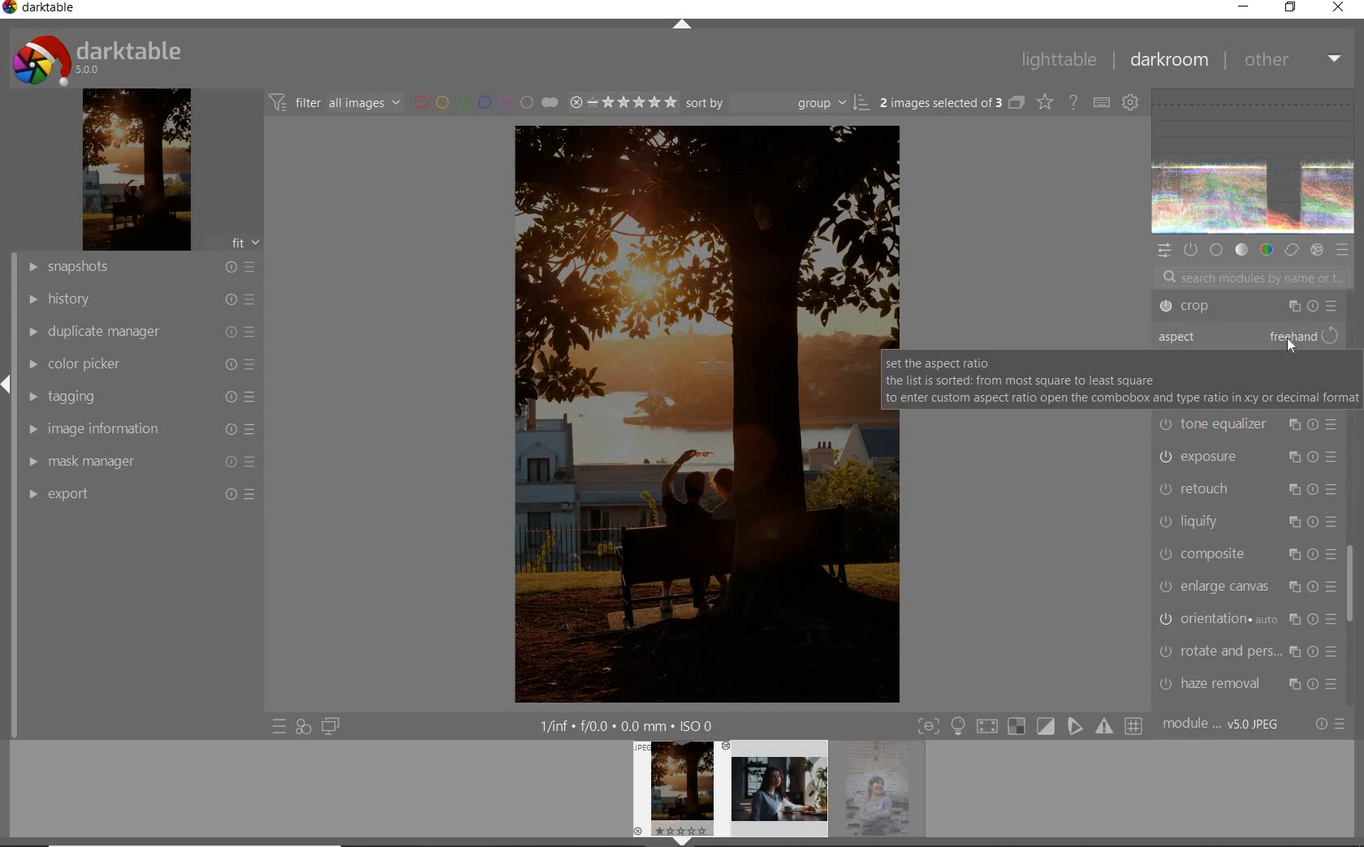 The image size is (1364, 847). Describe the element at coordinates (1248, 554) in the screenshot. I see `composite` at that location.